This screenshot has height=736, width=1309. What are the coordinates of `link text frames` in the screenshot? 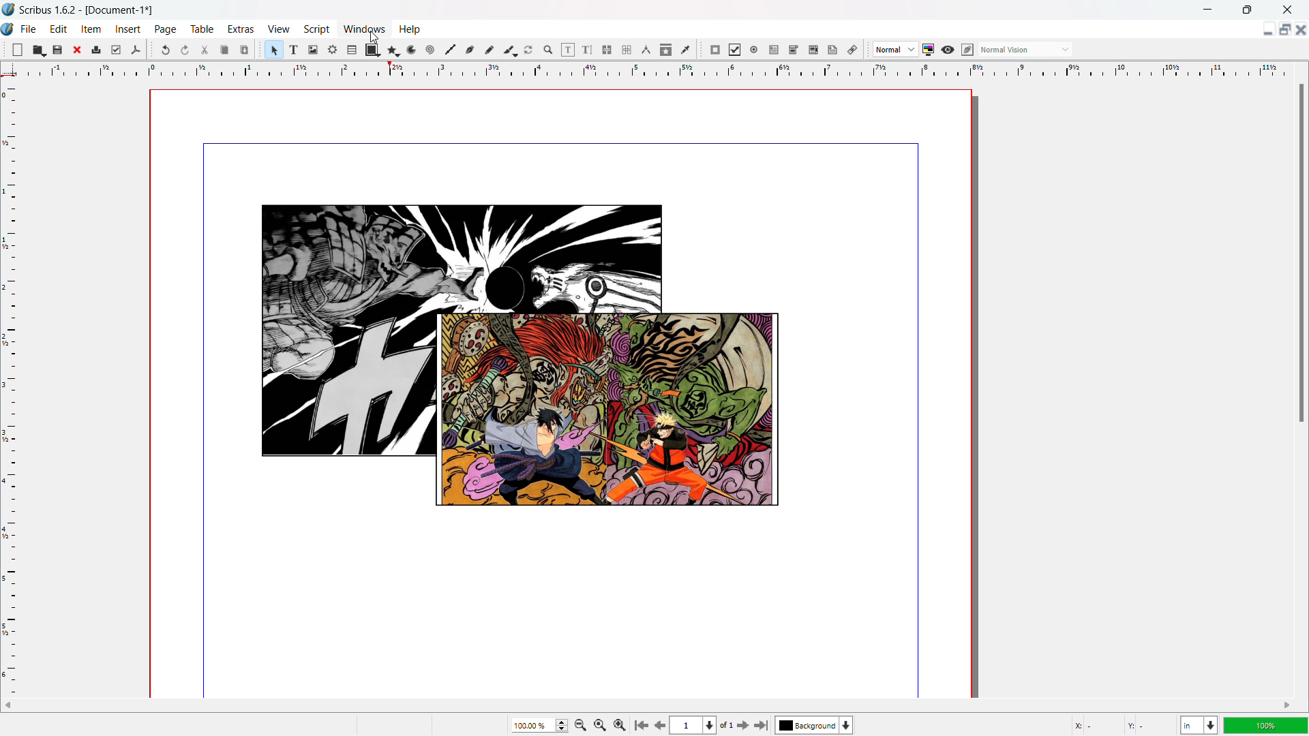 It's located at (607, 50).